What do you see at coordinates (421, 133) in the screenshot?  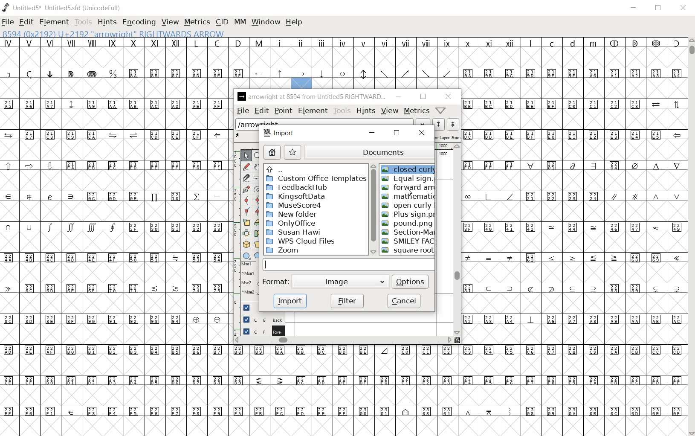 I see `close` at bounding box center [421, 133].